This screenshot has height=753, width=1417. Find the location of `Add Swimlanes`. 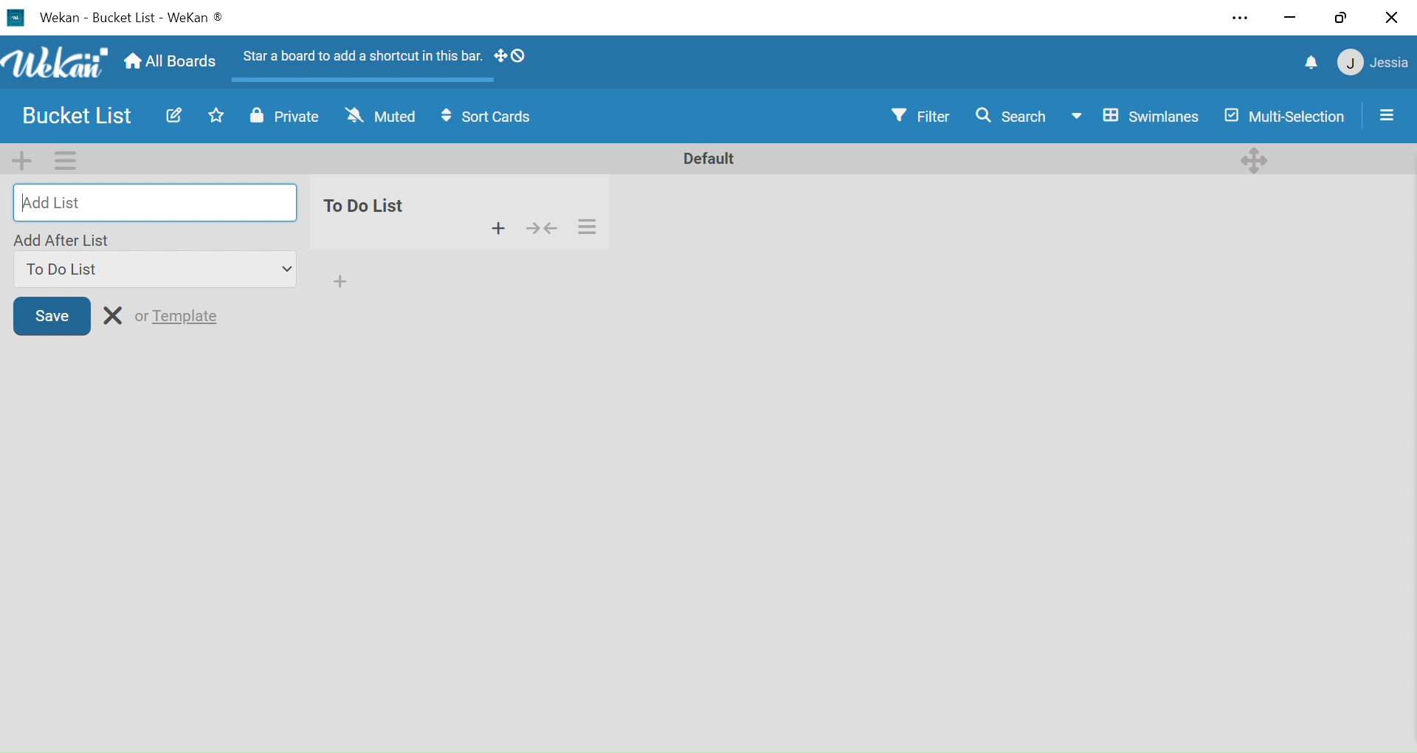

Add Swimlanes is located at coordinates (25, 159).